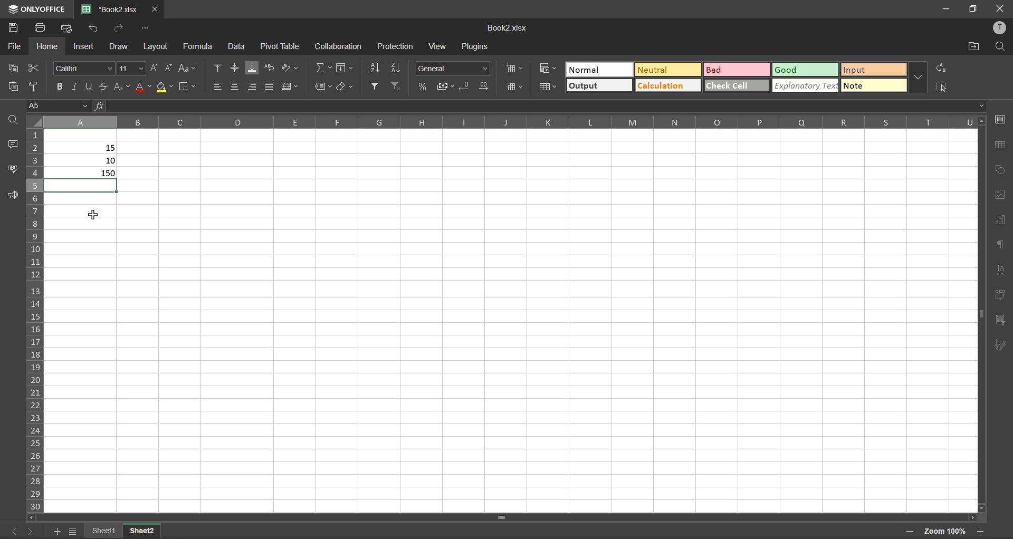  What do you see at coordinates (115, 27) in the screenshot?
I see `redo` at bounding box center [115, 27].